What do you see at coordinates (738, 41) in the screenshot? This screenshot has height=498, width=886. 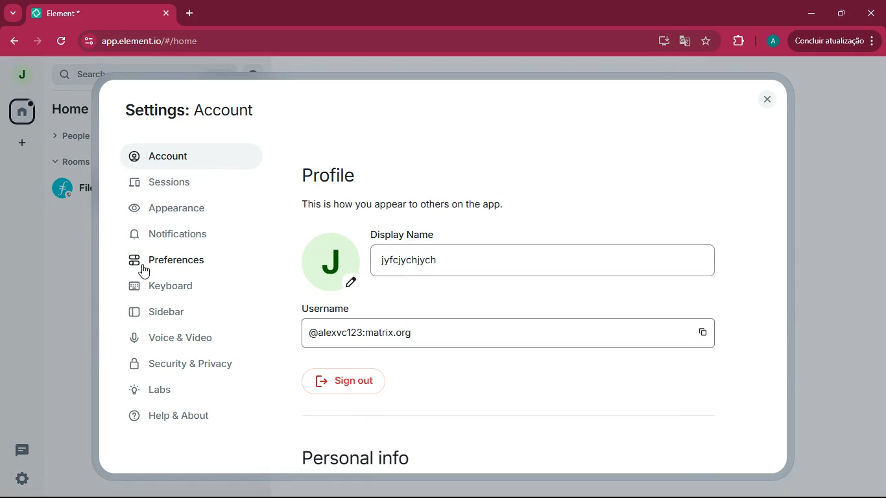 I see `extensions` at bounding box center [738, 41].